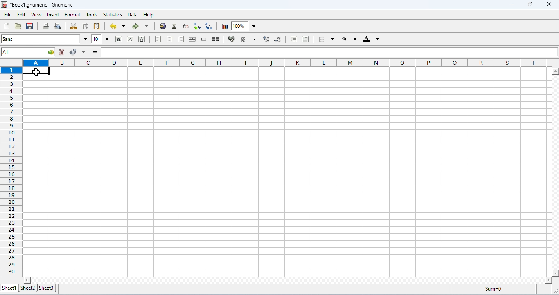 The height and width of the screenshot is (295, 559). What do you see at coordinates (244, 25) in the screenshot?
I see `zoom` at bounding box center [244, 25].